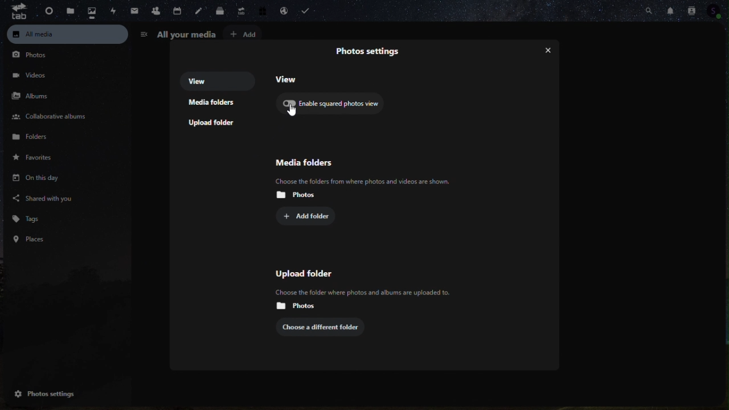  I want to click on places, so click(31, 239).